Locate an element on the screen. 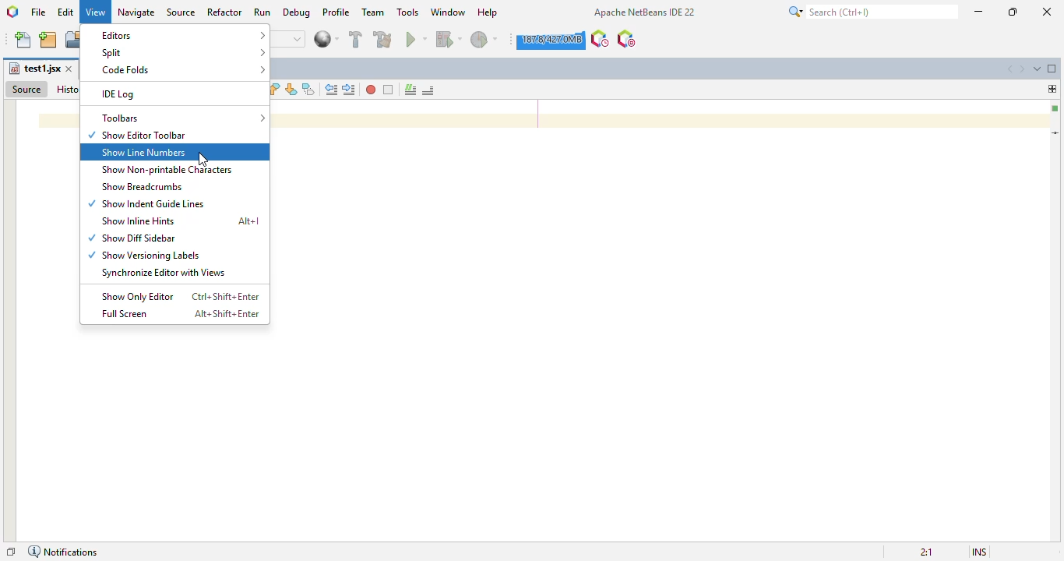 The height and width of the screenshot is (561, 1064). pause I/O checks is located at coordinates (626, 39).